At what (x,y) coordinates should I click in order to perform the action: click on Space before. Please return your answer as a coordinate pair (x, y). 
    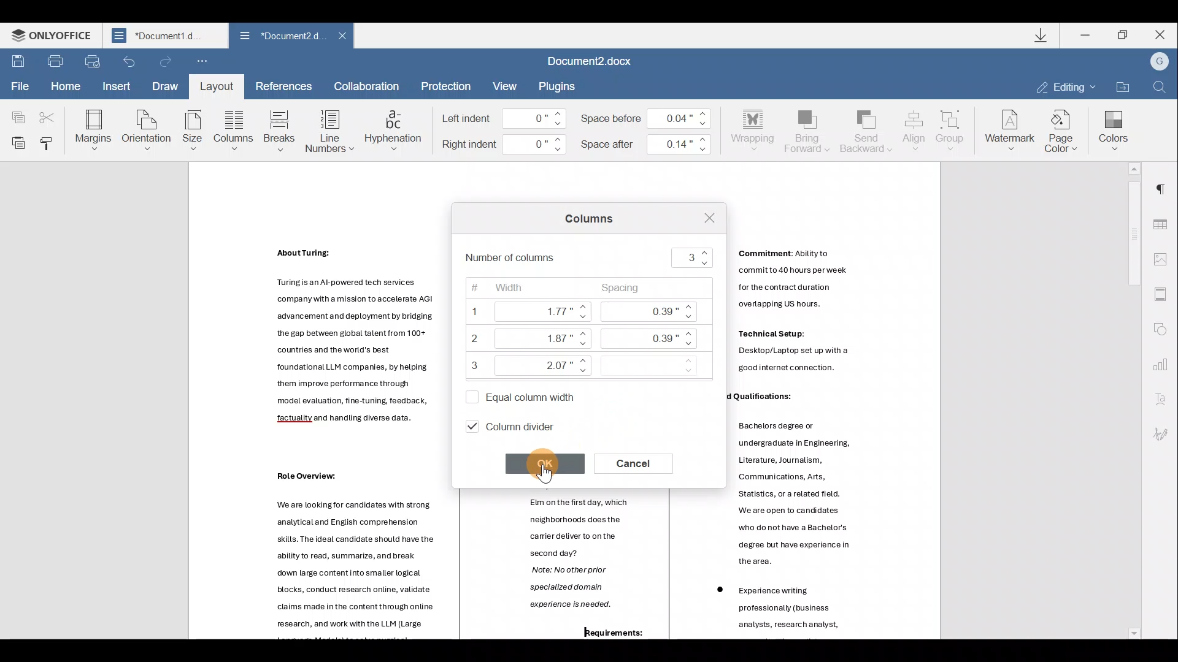
    Looking at the image, I should click on (650, 115).